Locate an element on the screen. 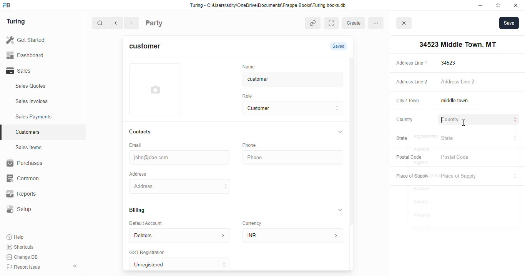  Country is located at coordinates (480, 120).